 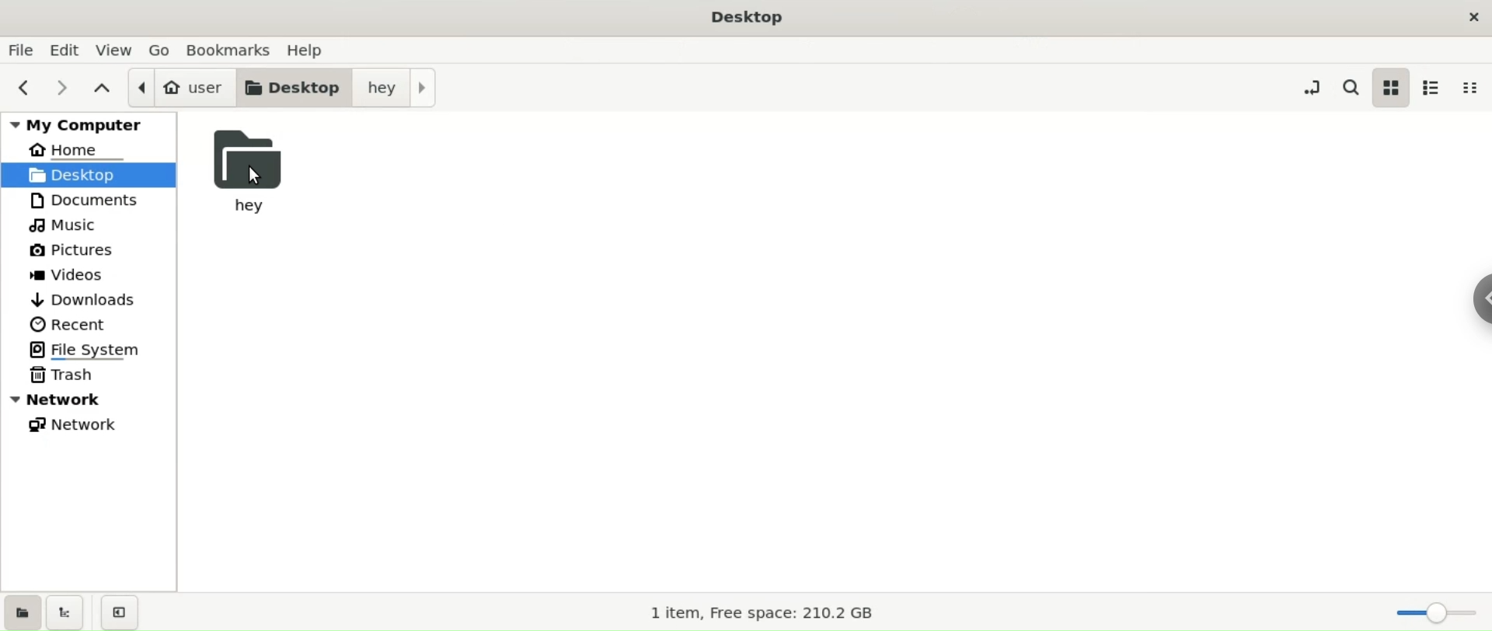 What do you see at coordinates (1474, 88) in the screenshot?
I see `compact view` at bounding box center [1474, 88].